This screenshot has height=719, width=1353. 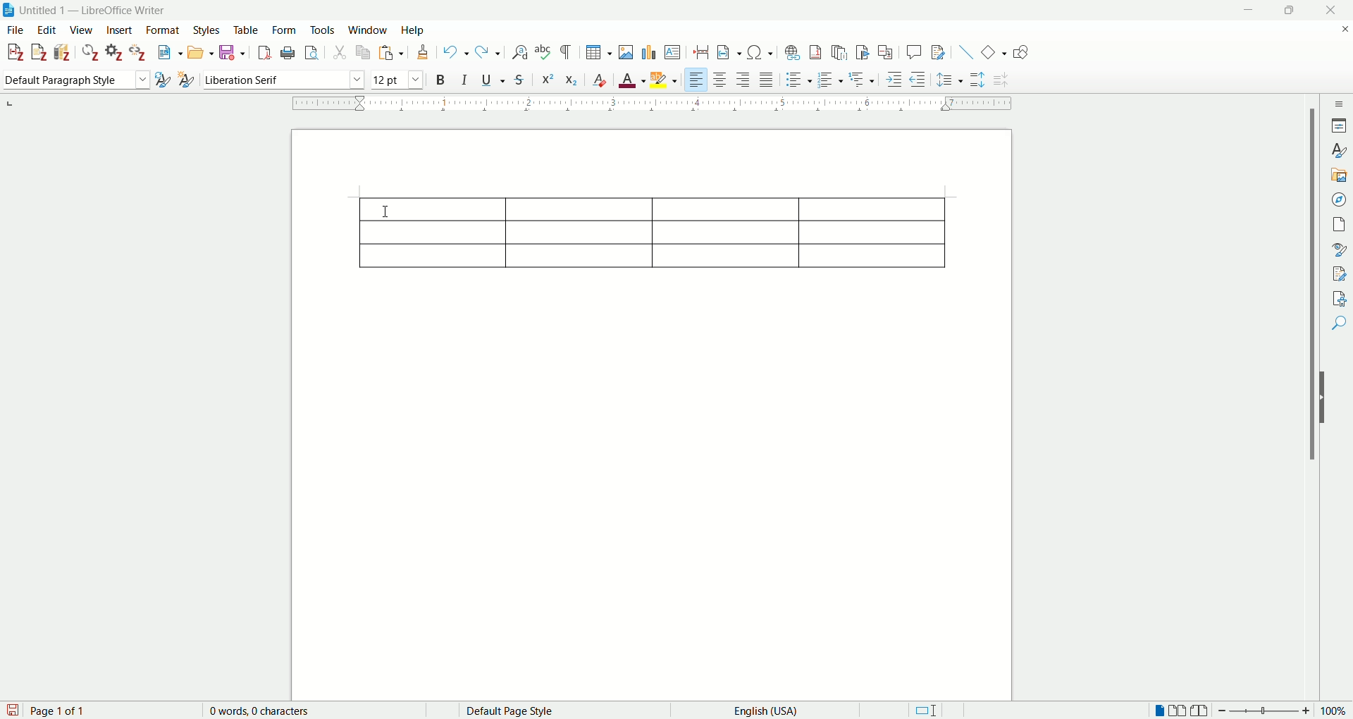 I want to click on logo, so click(x=8, y=9).